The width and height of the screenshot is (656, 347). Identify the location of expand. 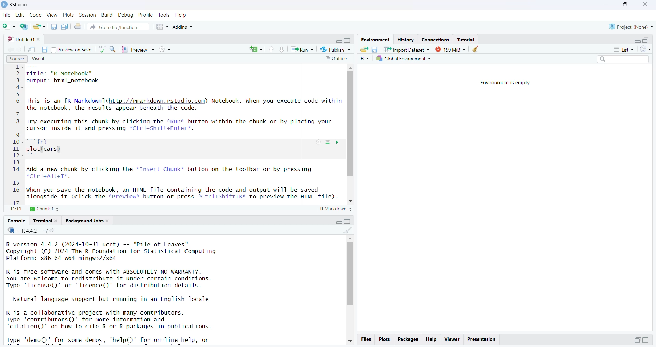
(647, 340).